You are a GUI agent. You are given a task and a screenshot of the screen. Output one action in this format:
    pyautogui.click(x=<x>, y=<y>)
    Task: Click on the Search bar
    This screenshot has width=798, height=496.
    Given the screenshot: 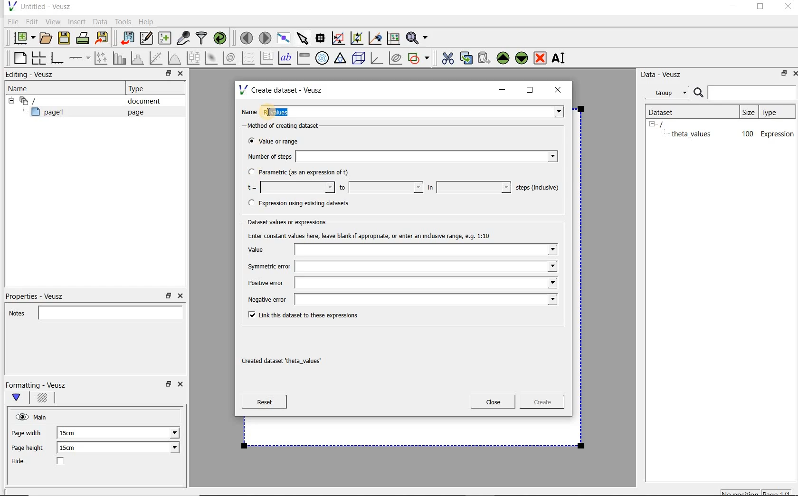 What is the action you would take?
    pyautogui.click(x=745, y=92)
    